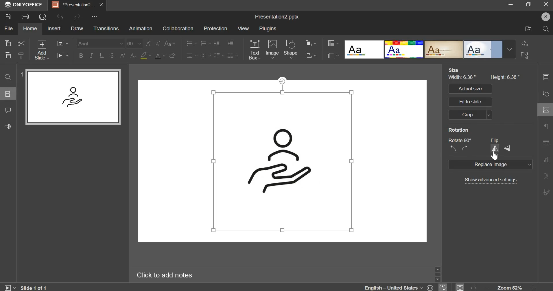  What do you see at coordinates (100, 44) in the screenshot?
I see `font` at bounding box center [100, 44].